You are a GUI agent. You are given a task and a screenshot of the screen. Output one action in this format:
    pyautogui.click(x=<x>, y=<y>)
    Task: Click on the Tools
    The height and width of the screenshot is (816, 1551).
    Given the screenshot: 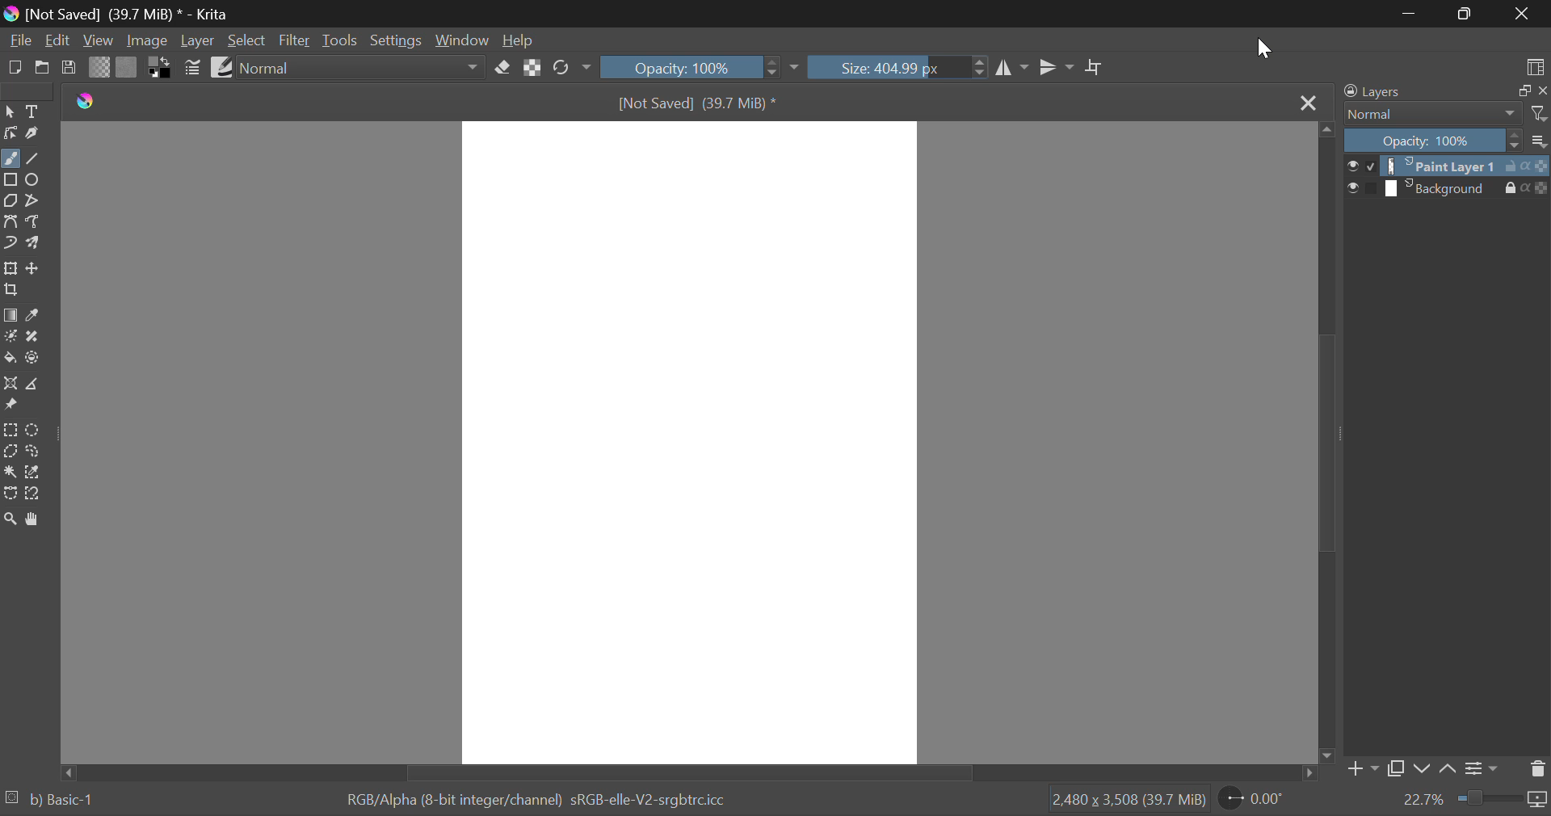 What is the action you would take?
    pyautogui.click(x=340, y=40)
    